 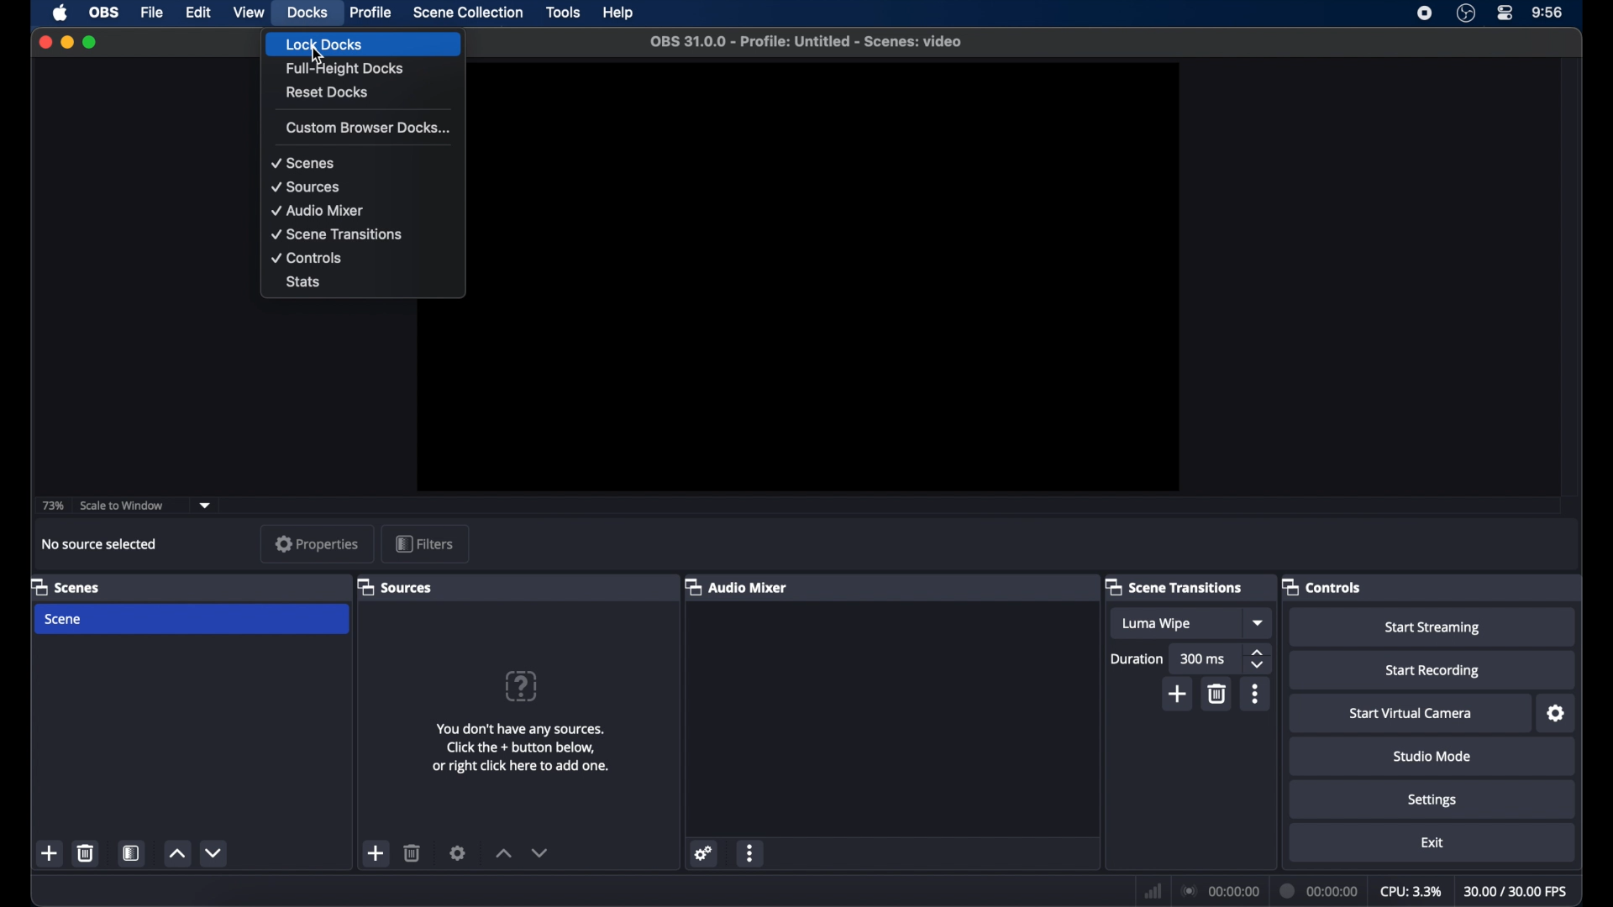 What do you see at coordinates (306, 282) in the screenshot?
I see `stats` at bounding box center [306, 282].